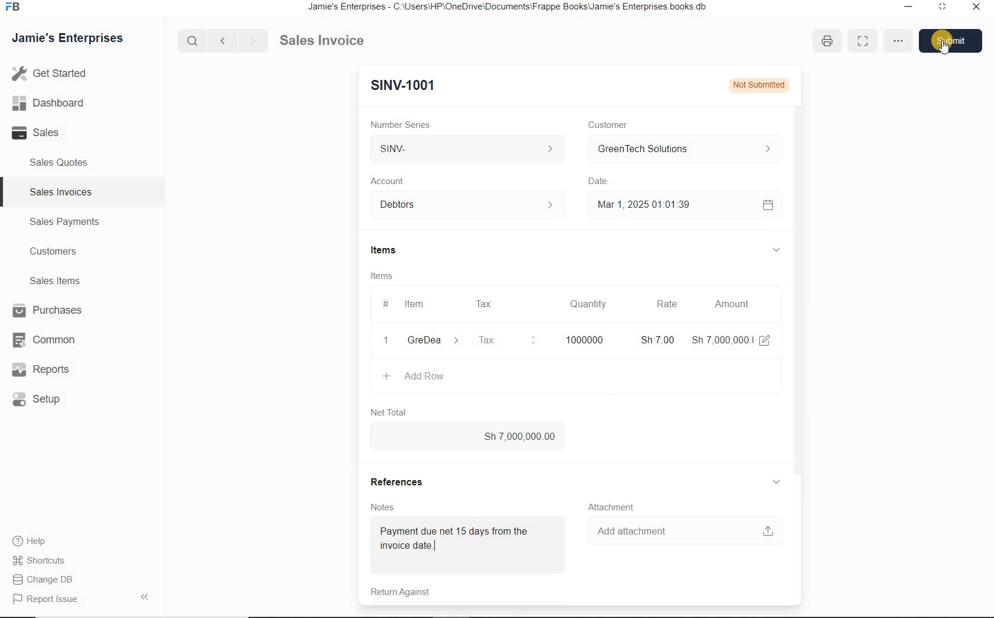 The image size is (994, 618). Describe the element at coordinates (44, 310) in the screenshot. I see `Purchases` at that location.